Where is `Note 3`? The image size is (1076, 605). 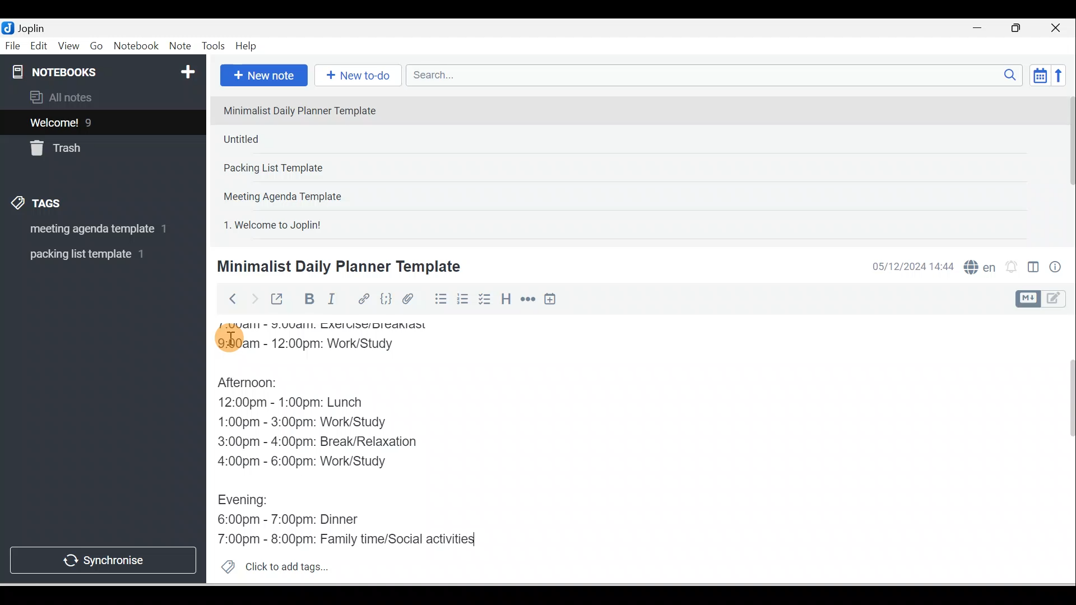 Note 3 is located at coordinates (309, 169).